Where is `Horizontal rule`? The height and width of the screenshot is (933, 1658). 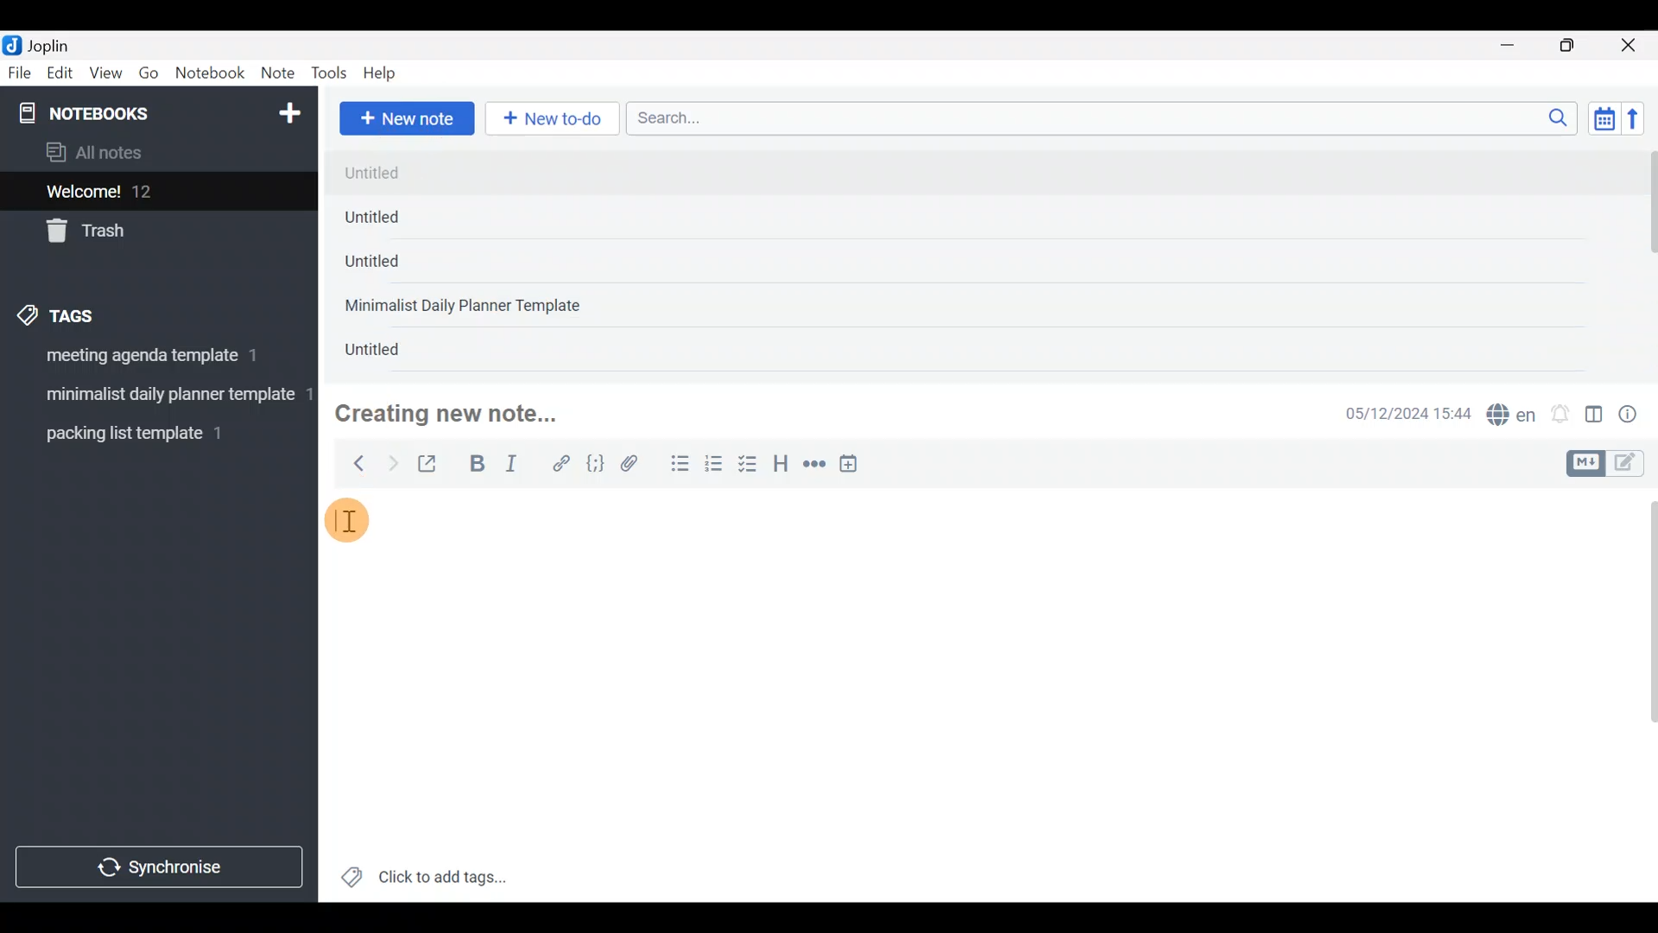
Horizontal rule is located at coordinates (814, 466).